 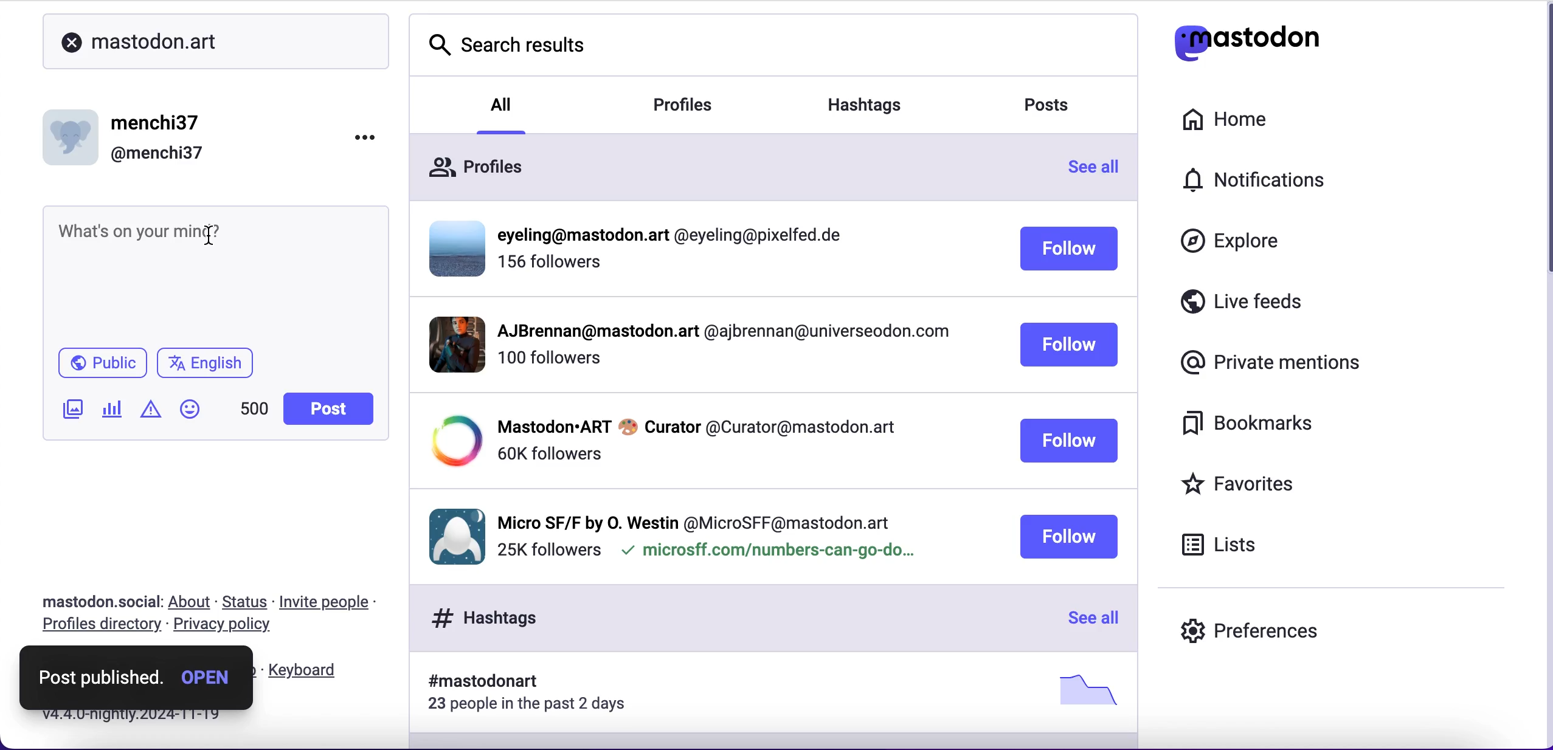 What do you see at coordinates (331, 602) in the screenshot?
I see `invite people` at bounding box center [331, 602].